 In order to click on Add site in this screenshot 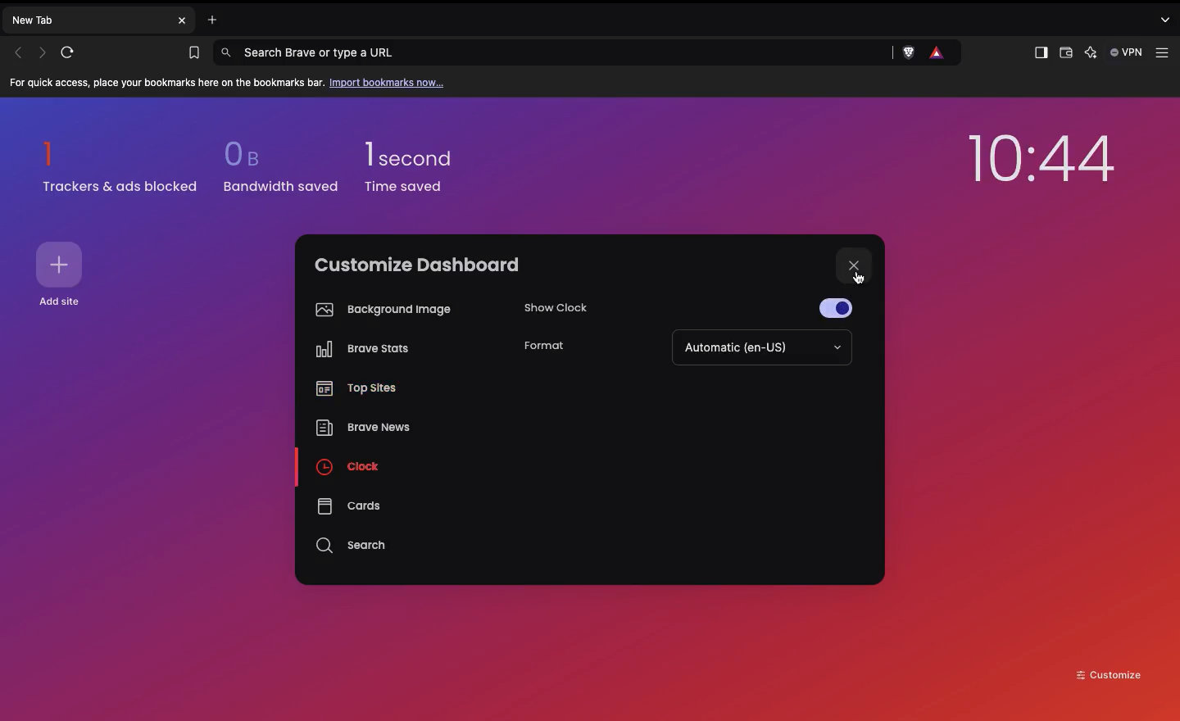, I will do `click(62, 265)`.